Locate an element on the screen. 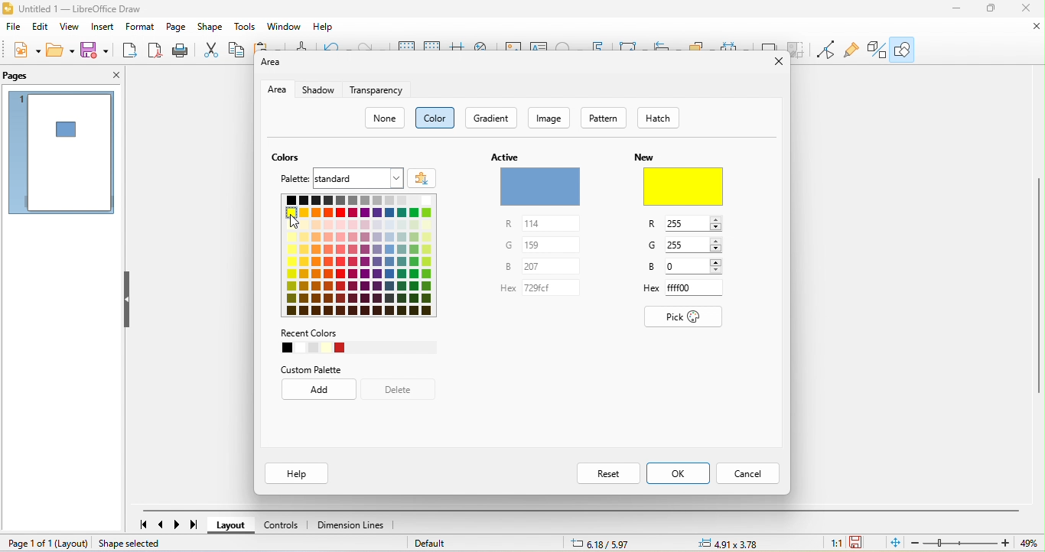  6.18/5.97 is located at coordinates (597, 544).